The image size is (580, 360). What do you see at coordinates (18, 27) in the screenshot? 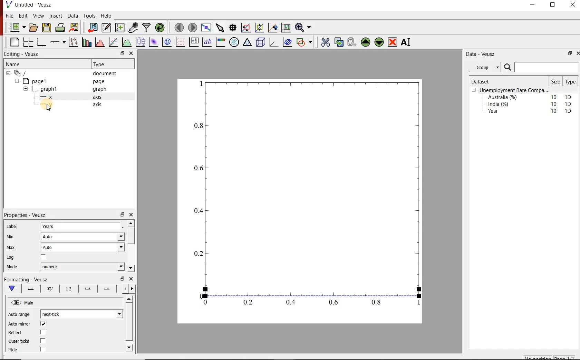
I see `new document` at bounding box center [18, 27].